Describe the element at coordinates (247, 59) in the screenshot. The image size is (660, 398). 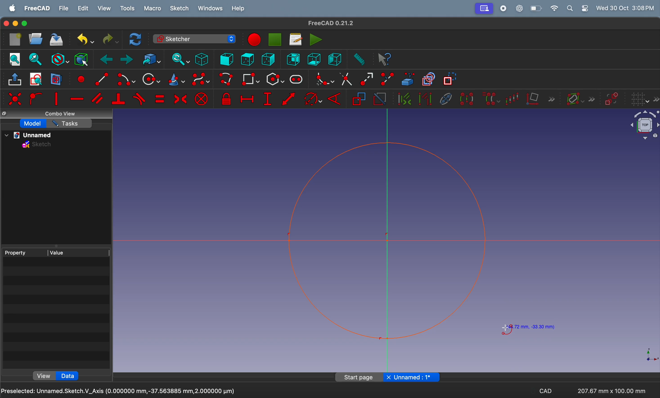
I see `top view` at that location.